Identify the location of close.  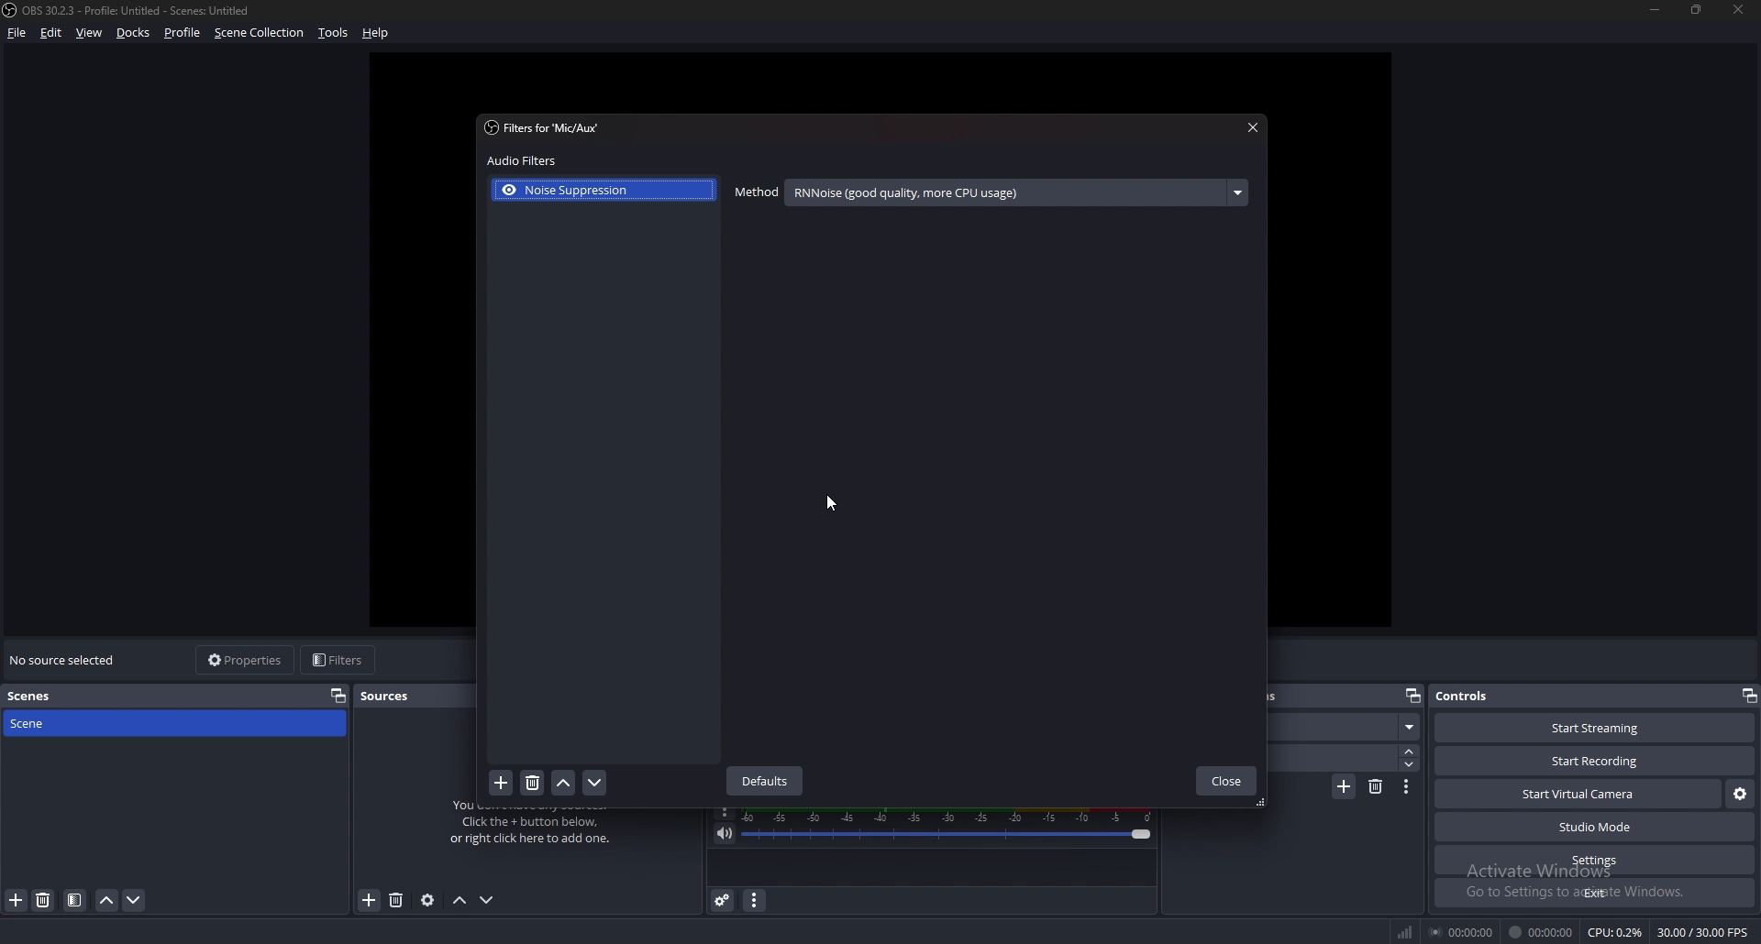
(1226, 781).